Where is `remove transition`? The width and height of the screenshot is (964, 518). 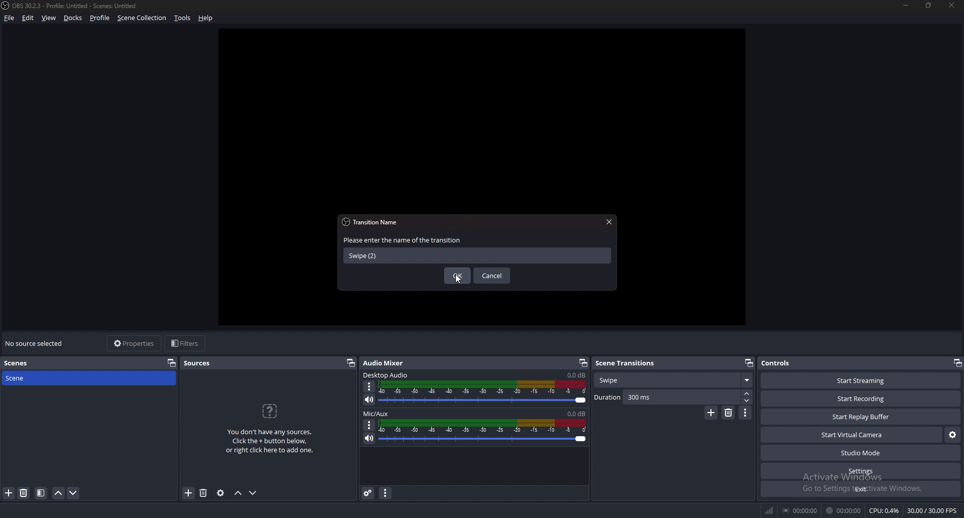
remove transition is located at coordinates (729, 412).